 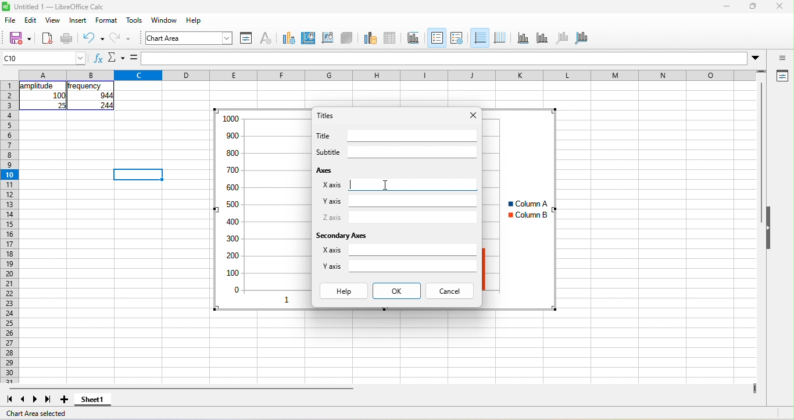 What do you see at coordinates (520, 209) in the screenshot?
I see `Column chart` at bounding box center [520, 209].